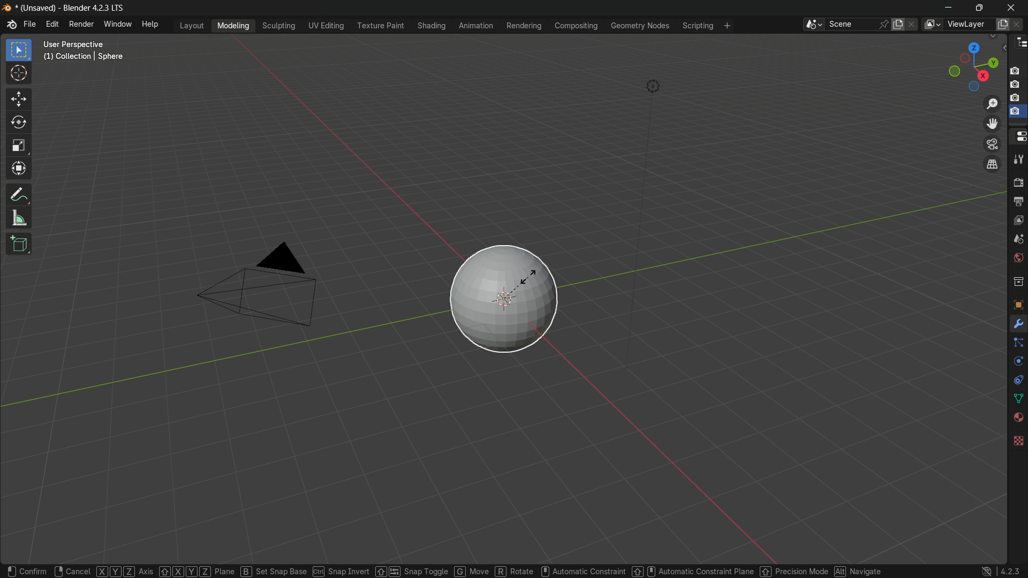 This screenshot has width=1028, height=578. I want to click on snap base ctrl, so click(291, 568).